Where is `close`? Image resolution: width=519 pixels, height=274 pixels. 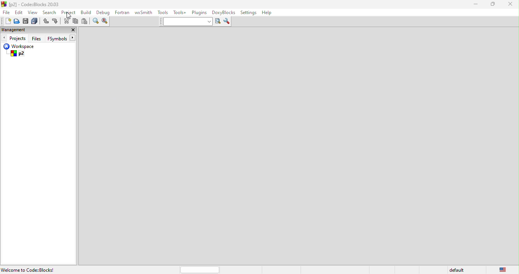
close is located at coordinates (71, 30).